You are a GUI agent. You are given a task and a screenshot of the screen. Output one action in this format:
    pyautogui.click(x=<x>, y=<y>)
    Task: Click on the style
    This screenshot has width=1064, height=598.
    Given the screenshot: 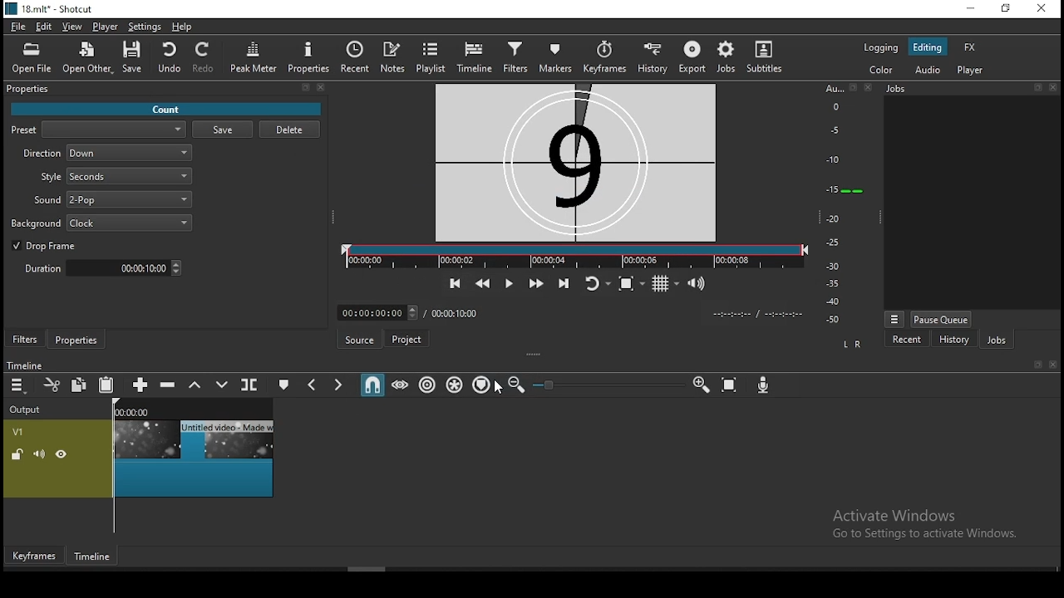 What is the action you would take?
    pyautogui.click(x=116, y=176)
    